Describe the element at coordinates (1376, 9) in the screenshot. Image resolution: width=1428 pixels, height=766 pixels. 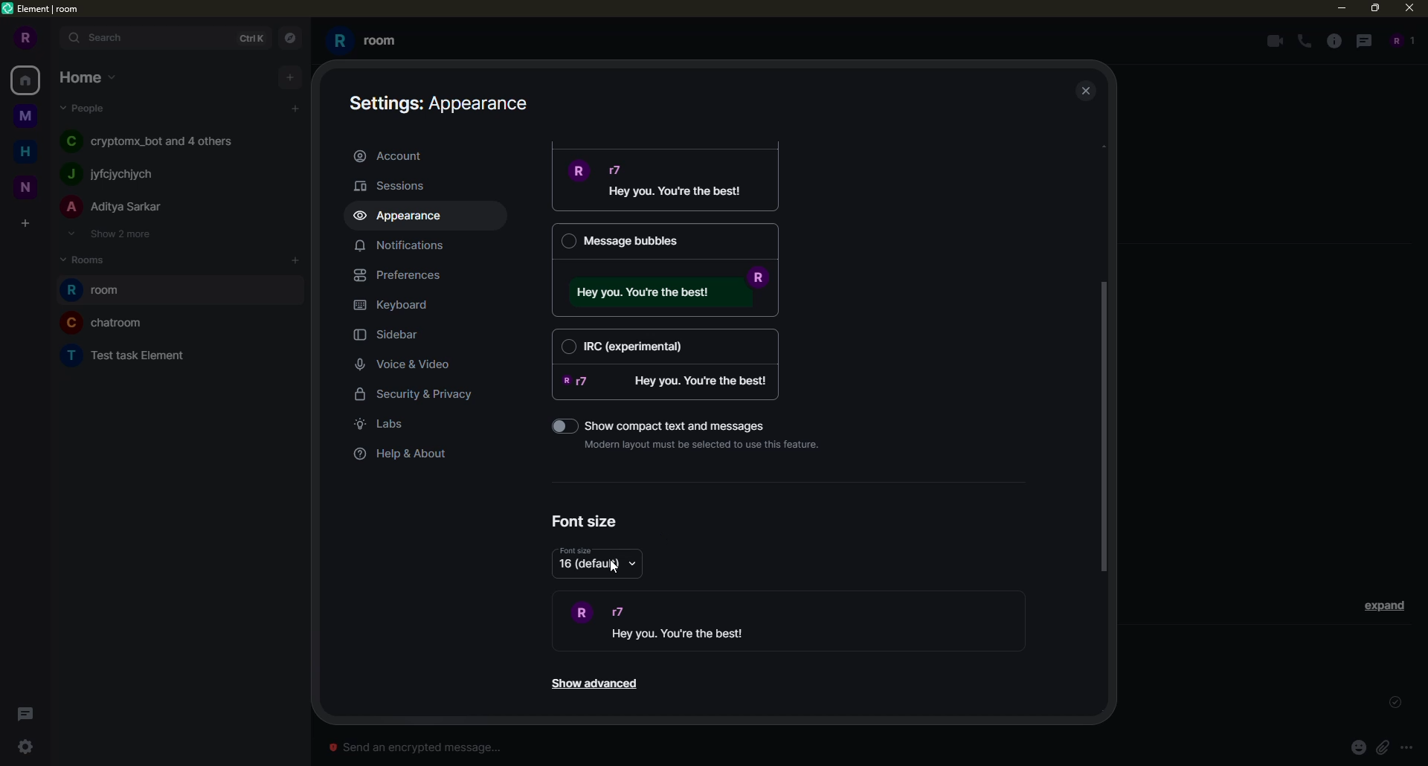
I see `maximize` at that location.